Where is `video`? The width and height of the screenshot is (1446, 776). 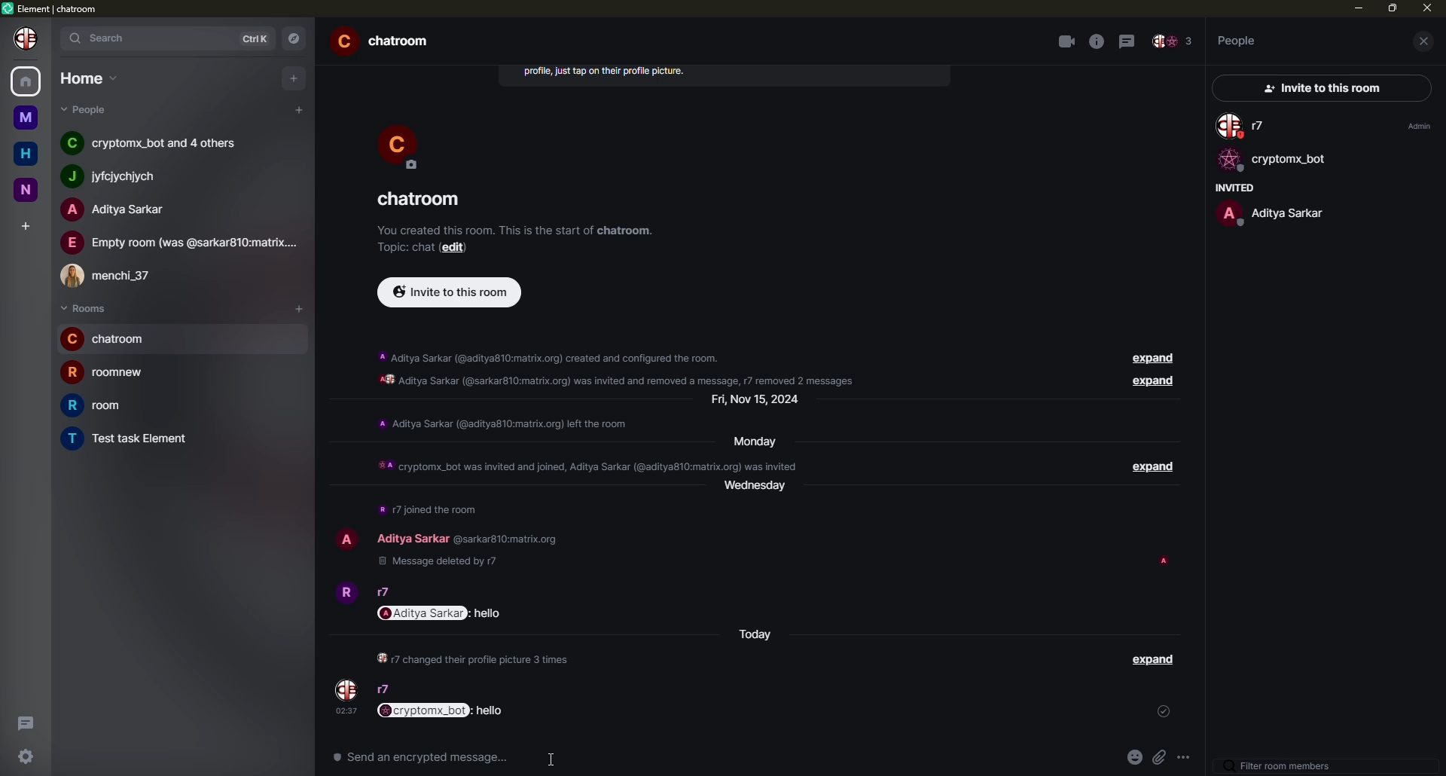 video is located at coordinates (1065, 41).